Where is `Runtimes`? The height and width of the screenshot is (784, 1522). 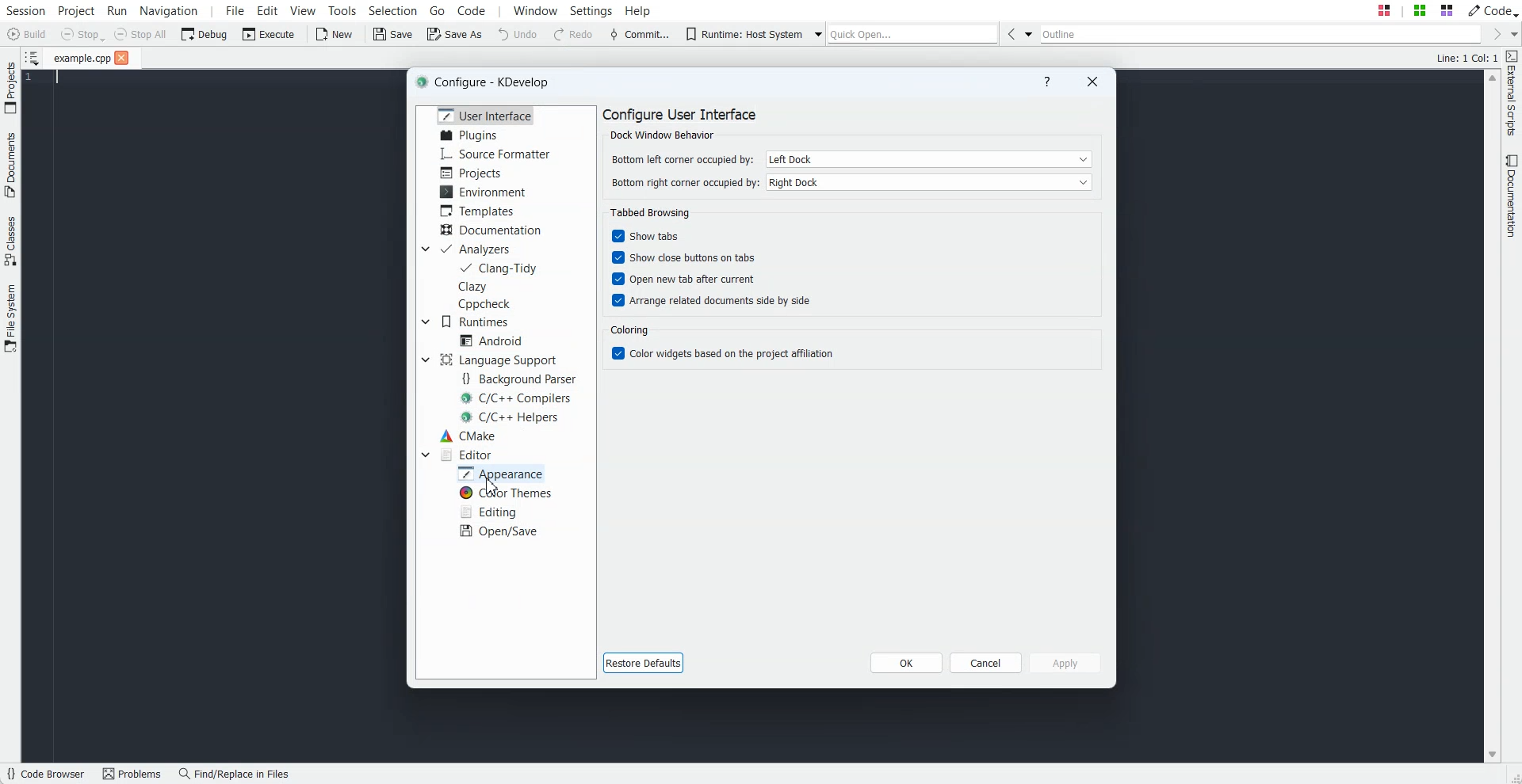 Runtimes is located at coordinates (475, 321).